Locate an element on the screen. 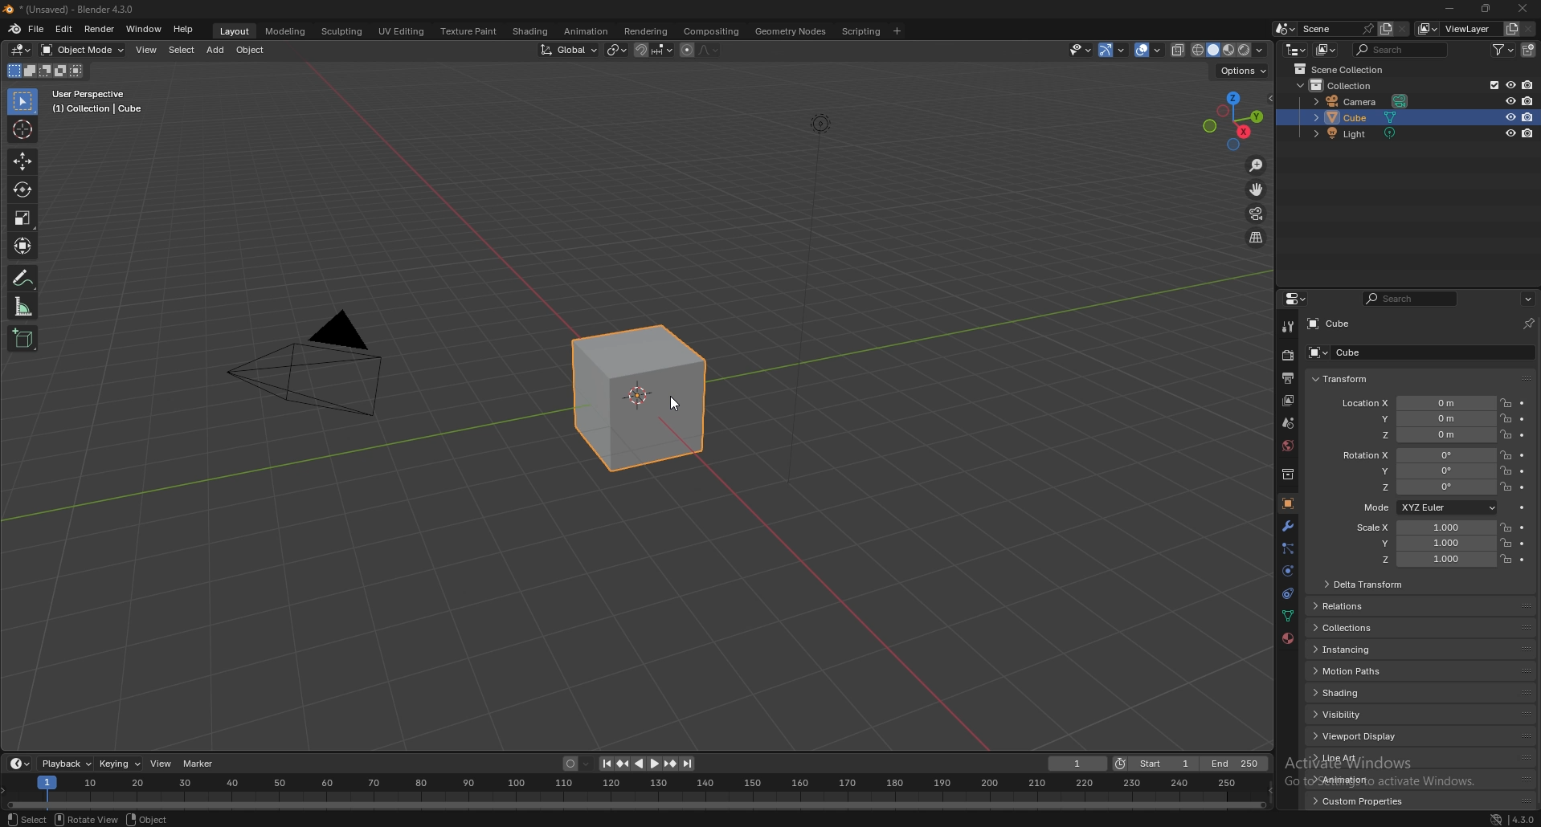 This screenshot has width=1541, height=827. close is located at coordinates (1520, 10).